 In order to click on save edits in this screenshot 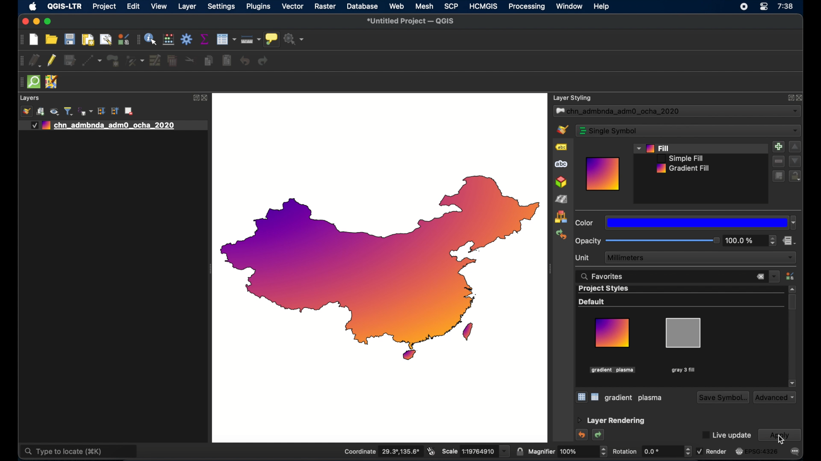, I will do `click(70, 61)`.